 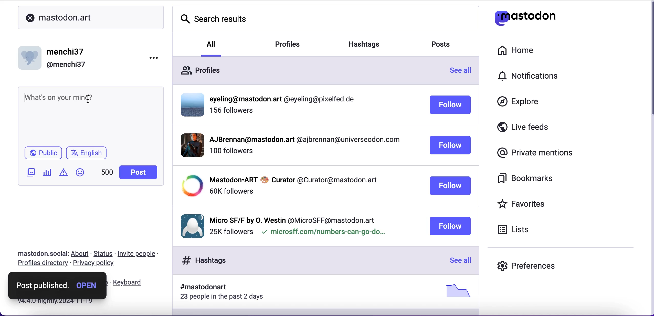 I want to click on hashtag, so click(x=200, y=287).